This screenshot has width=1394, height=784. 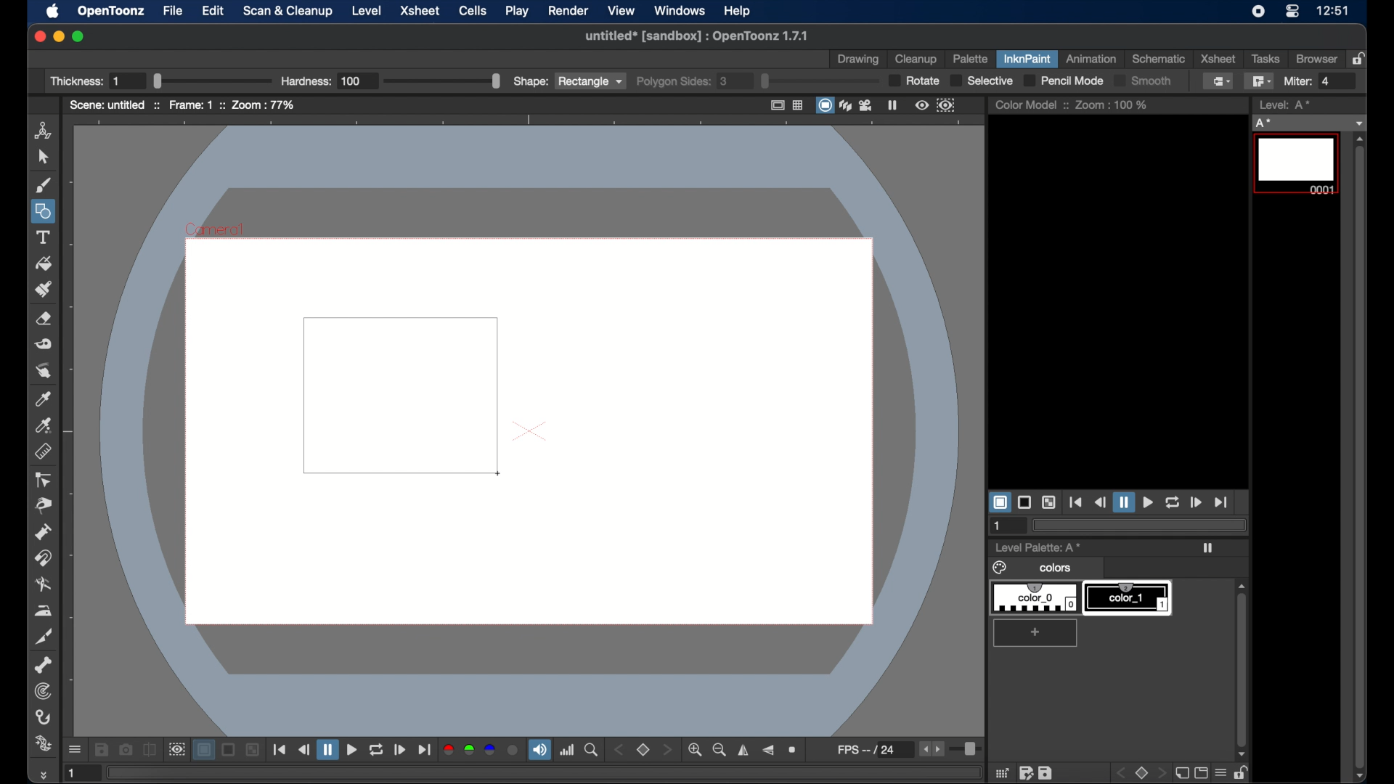 What do you see at coordinates (667, 749) in the screenshot?
I see `stepper button` at bounding box center [667, 749].